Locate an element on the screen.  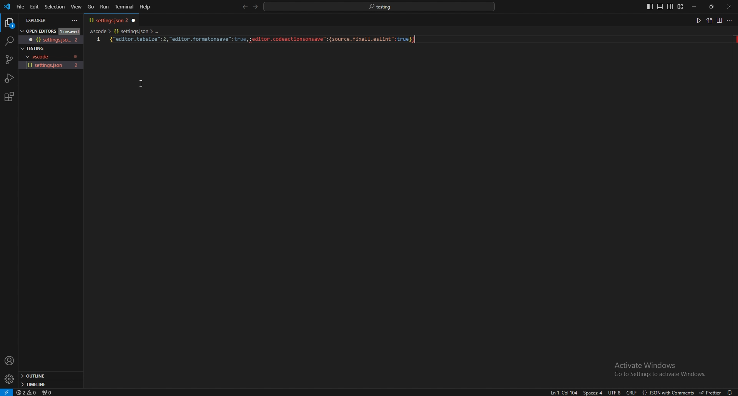
encoding is located at coordinates (614, 393).